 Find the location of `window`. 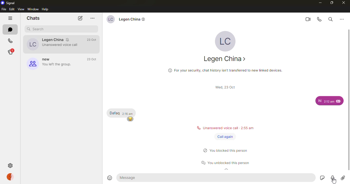

window is located at coordinates (33, 9).